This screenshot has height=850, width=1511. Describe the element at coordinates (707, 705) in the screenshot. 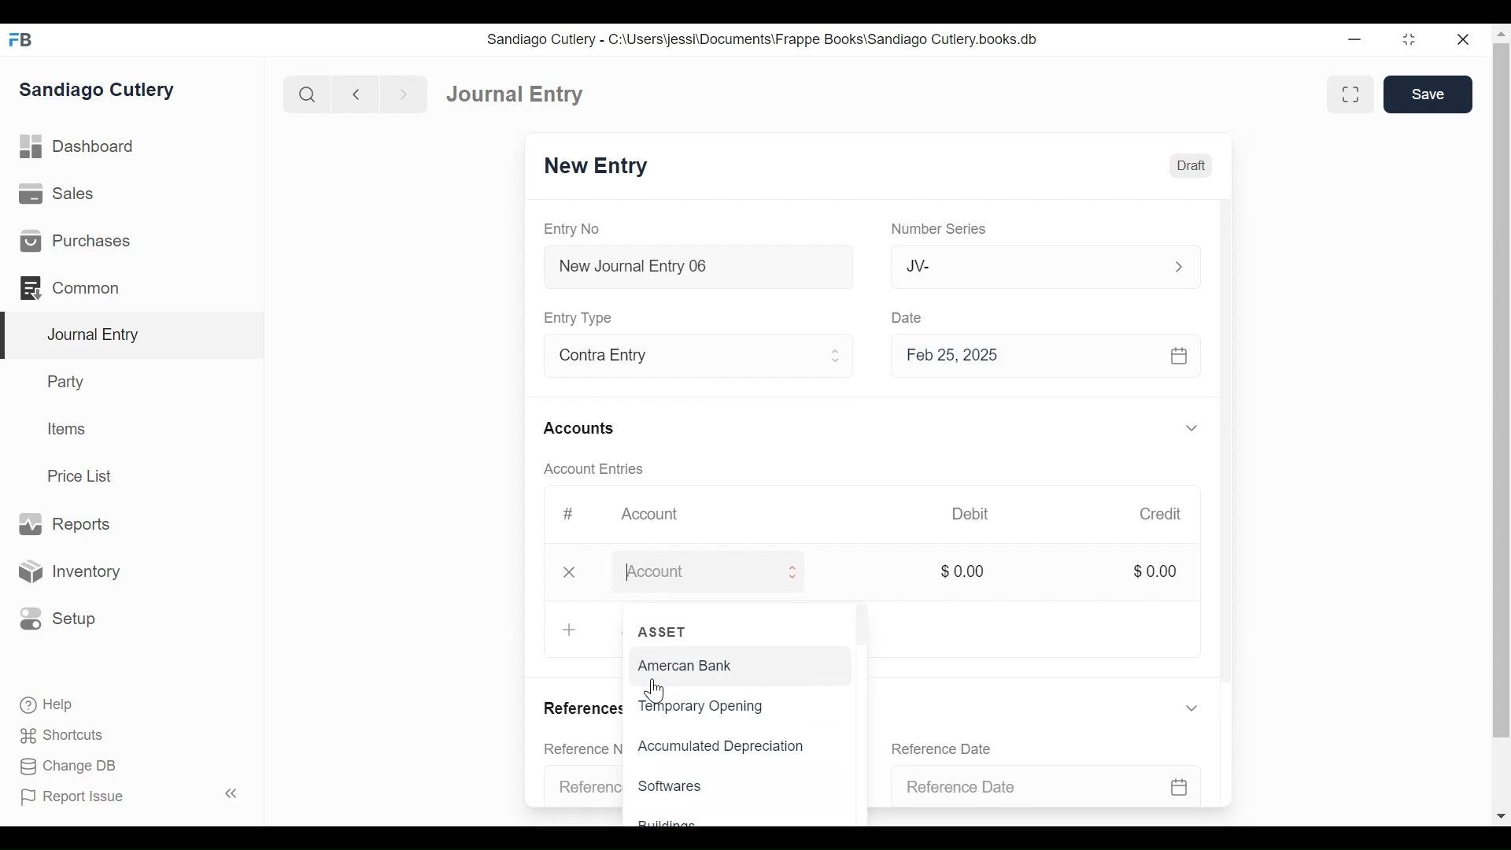

I see `Temporary Opening` at that location.